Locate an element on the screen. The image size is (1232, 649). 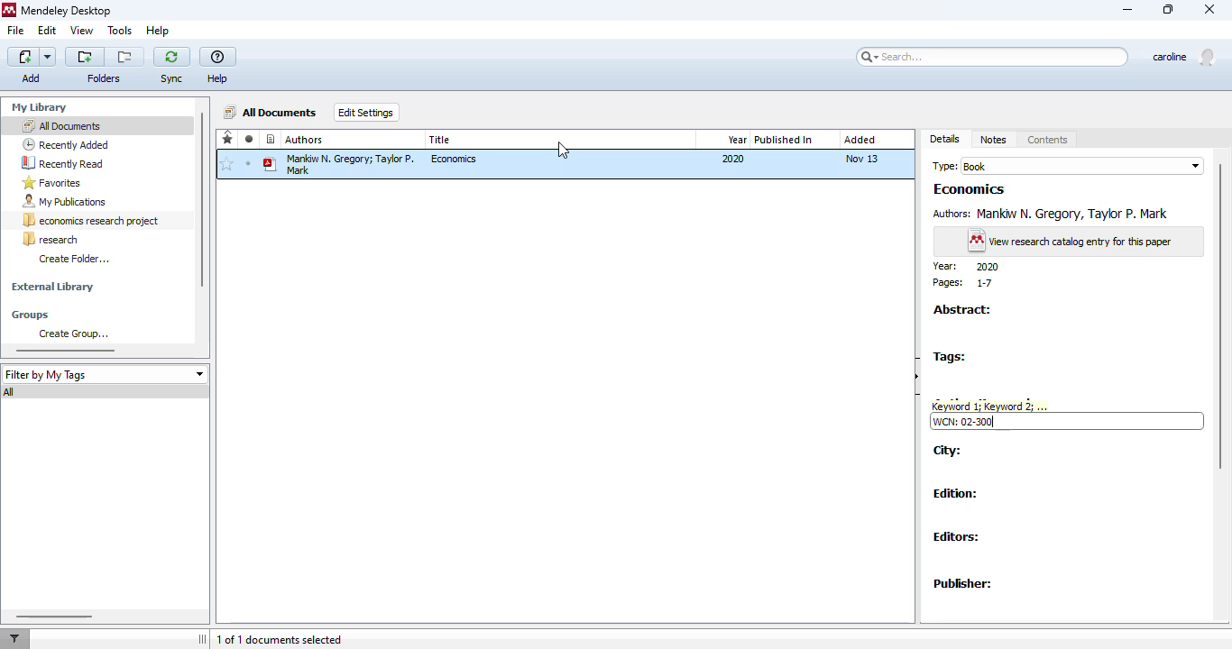
unread is located at coordinates (249, 163).